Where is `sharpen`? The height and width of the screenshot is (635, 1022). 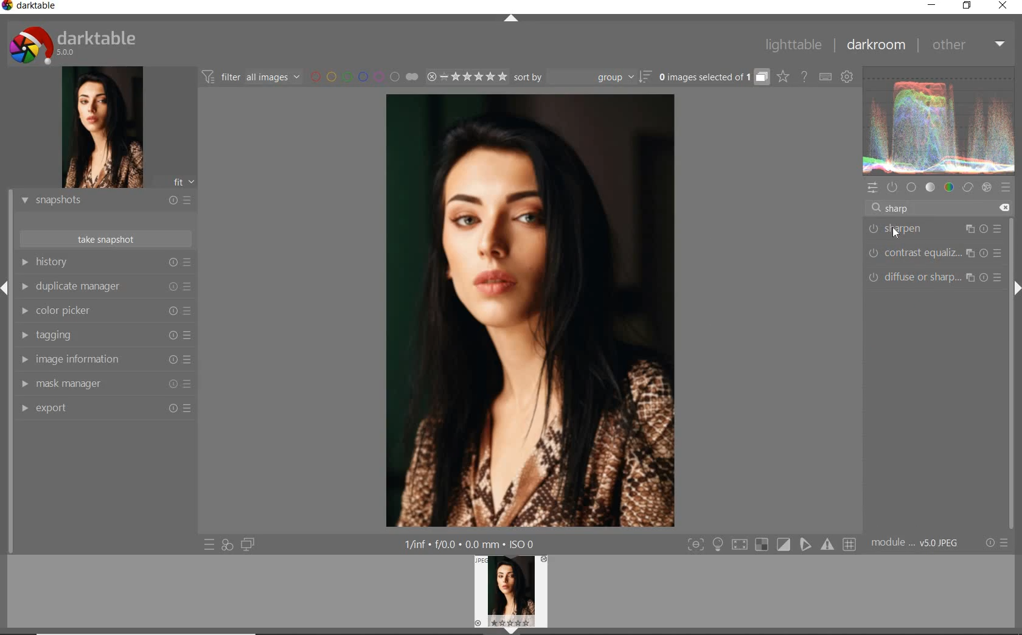 sharpen is located at coordinates (934, 229).